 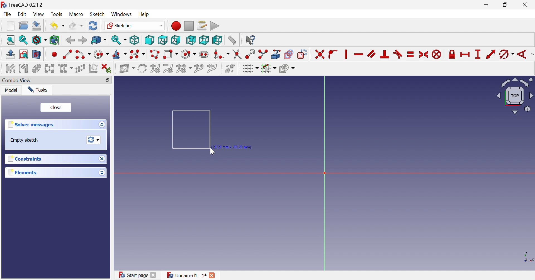 What do you see at coordinates (70, 40) in the screenshot?
I see `Back` at bounding box center [70, 40].